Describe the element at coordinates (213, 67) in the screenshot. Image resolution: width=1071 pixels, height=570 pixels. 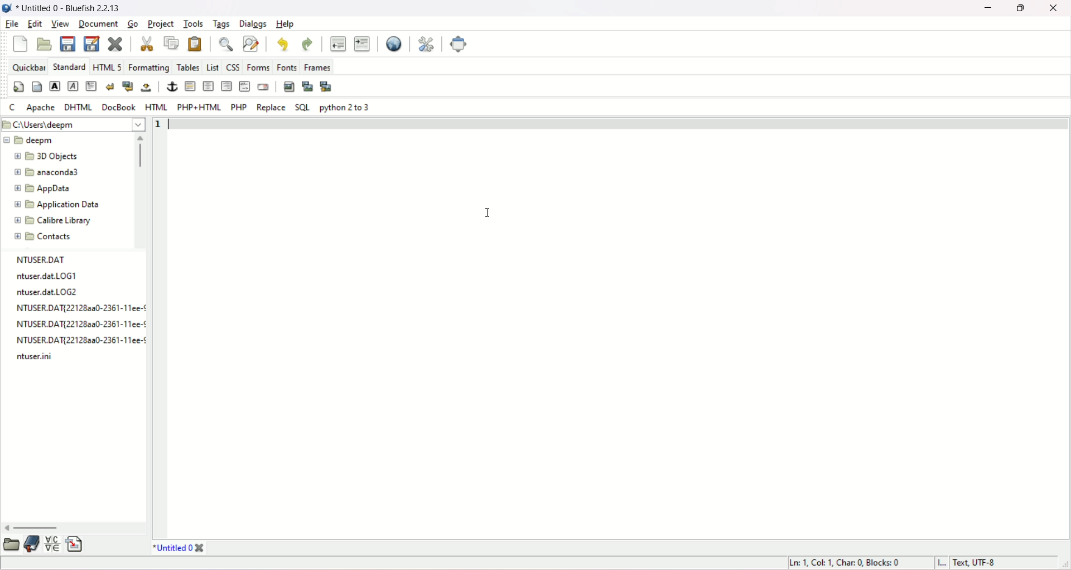
I see `list` at that location.